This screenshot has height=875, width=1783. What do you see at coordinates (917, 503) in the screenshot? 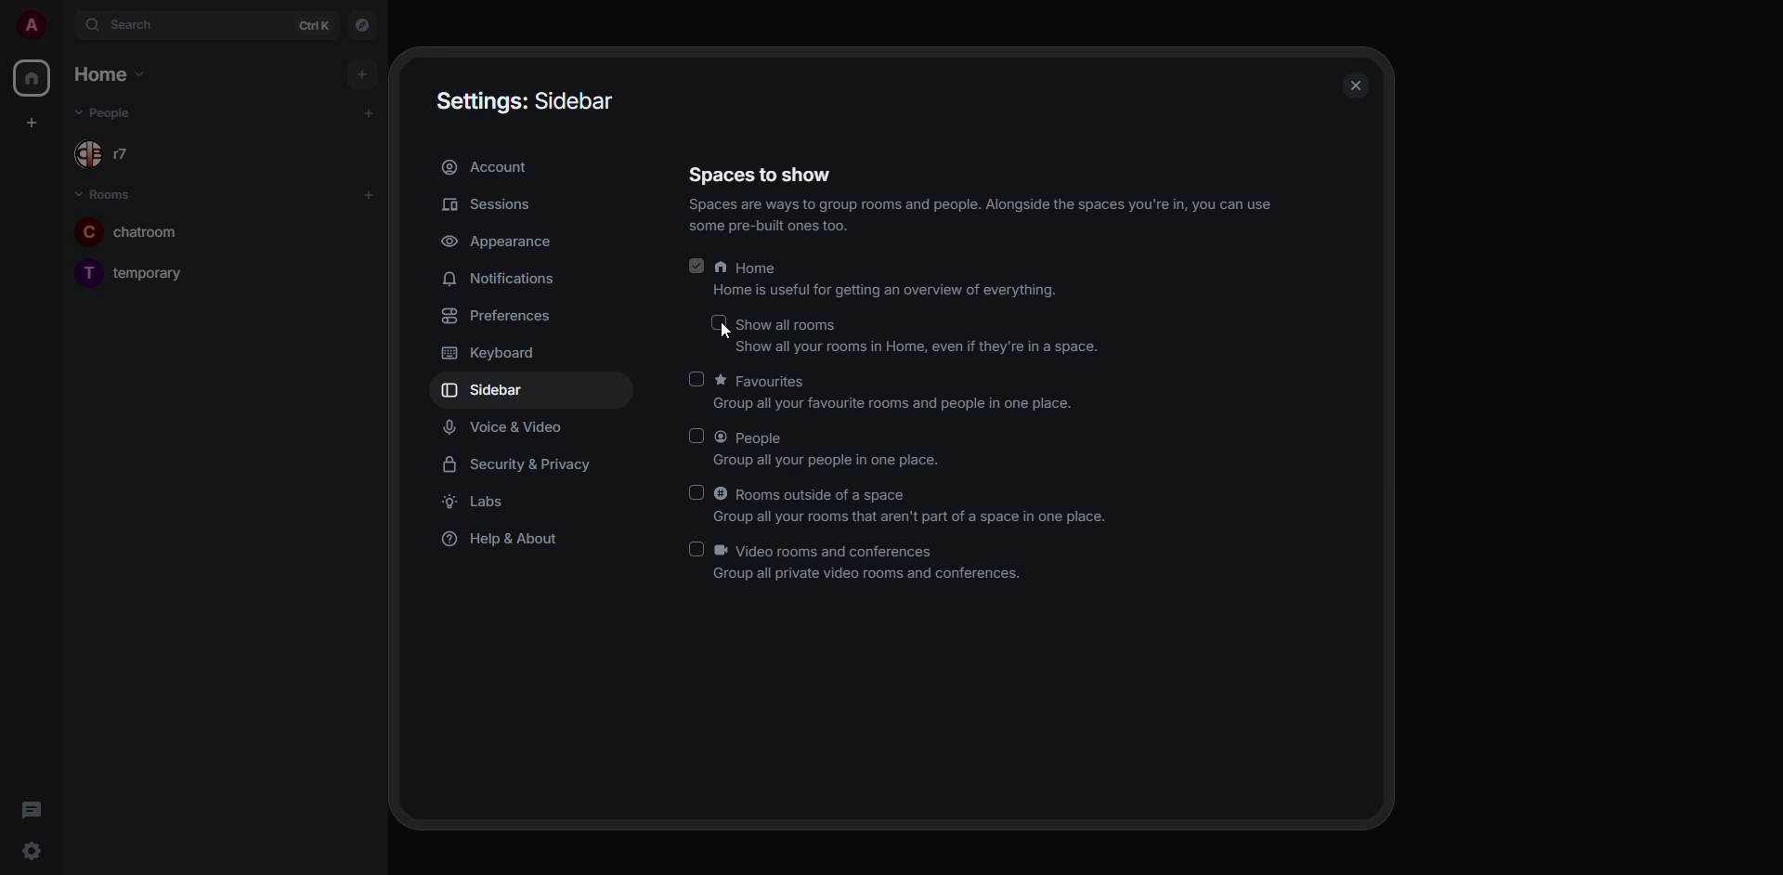
I see `© Rooms outside of a space
Group all your rooms that aren't part of a space in one place.` at bounding box center [917, 503].